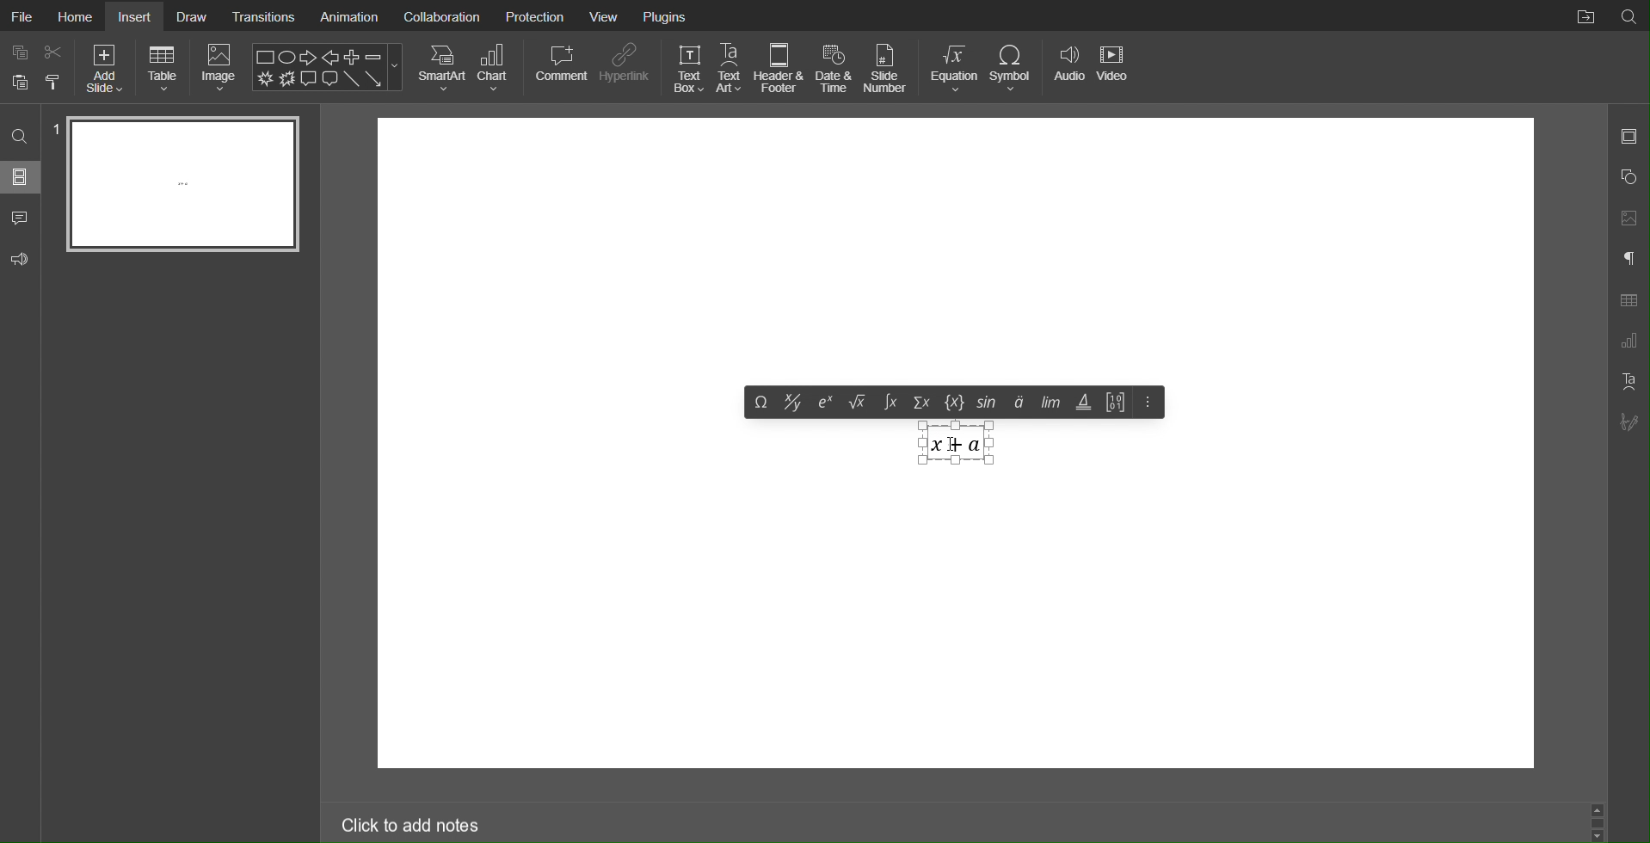 Image resolution: width=1650 pixels, height=843 pixels. What do you see at coordinates (184, 184) in the screenshot?
I see `Slide 1` at bounding box center [184, 184].